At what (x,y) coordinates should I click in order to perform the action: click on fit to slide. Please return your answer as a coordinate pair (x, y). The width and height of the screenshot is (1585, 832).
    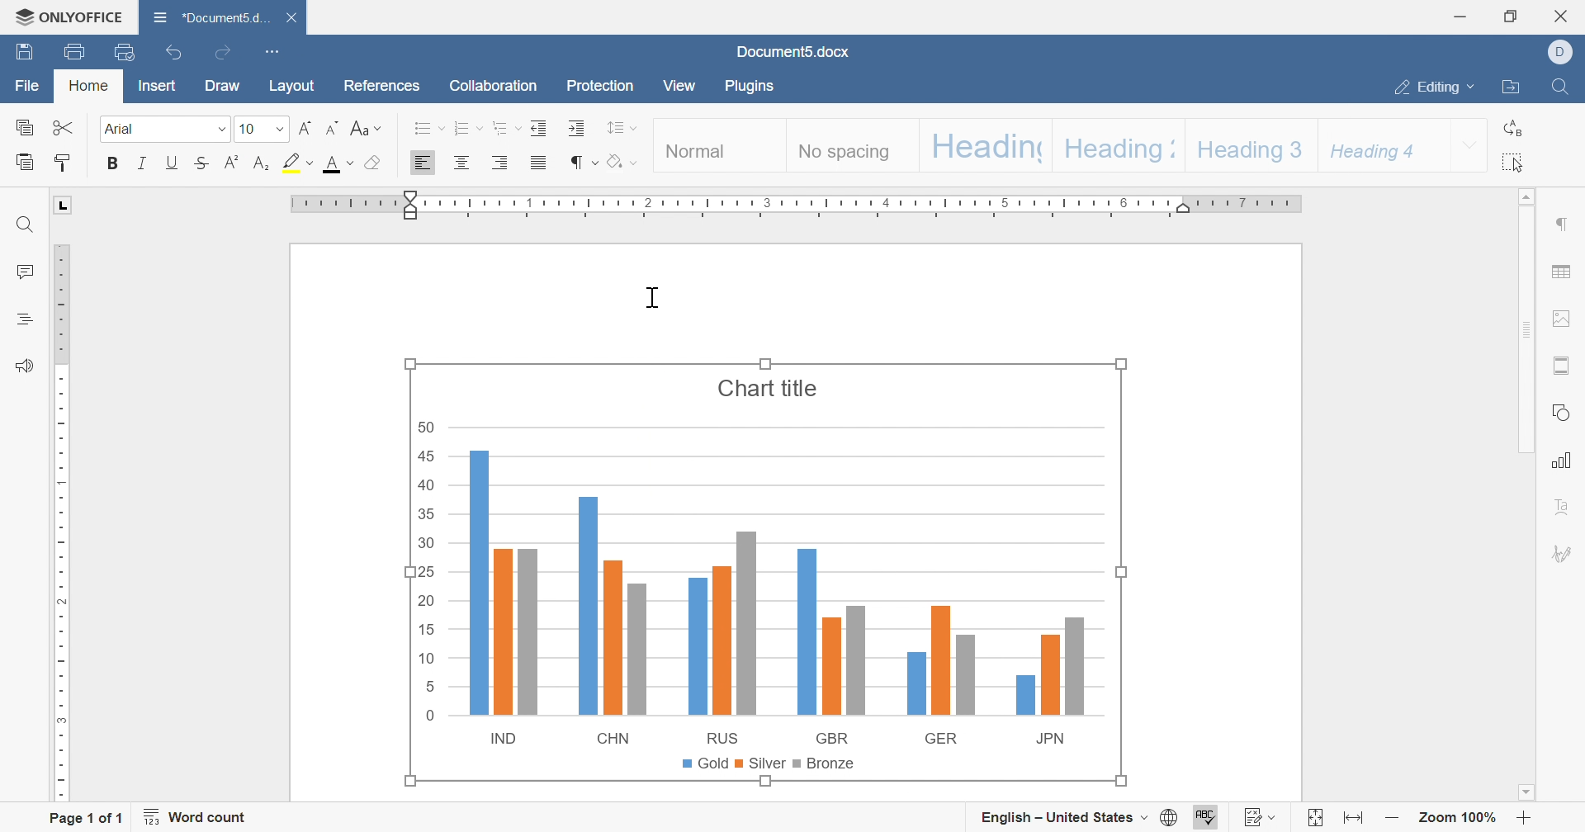
    Looking at the image, I should click on (1315, 819).